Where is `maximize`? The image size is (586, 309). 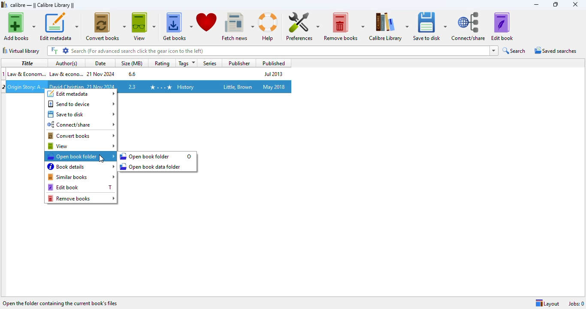
maximize is located at coordinates (555, 4).